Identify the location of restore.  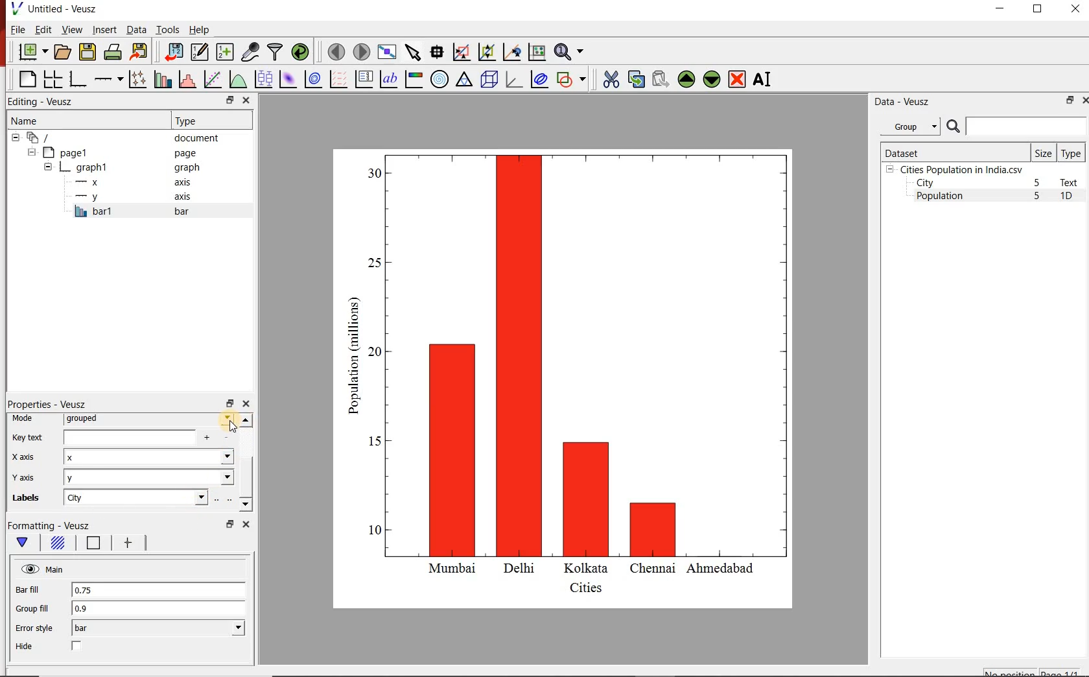
(229, 100).